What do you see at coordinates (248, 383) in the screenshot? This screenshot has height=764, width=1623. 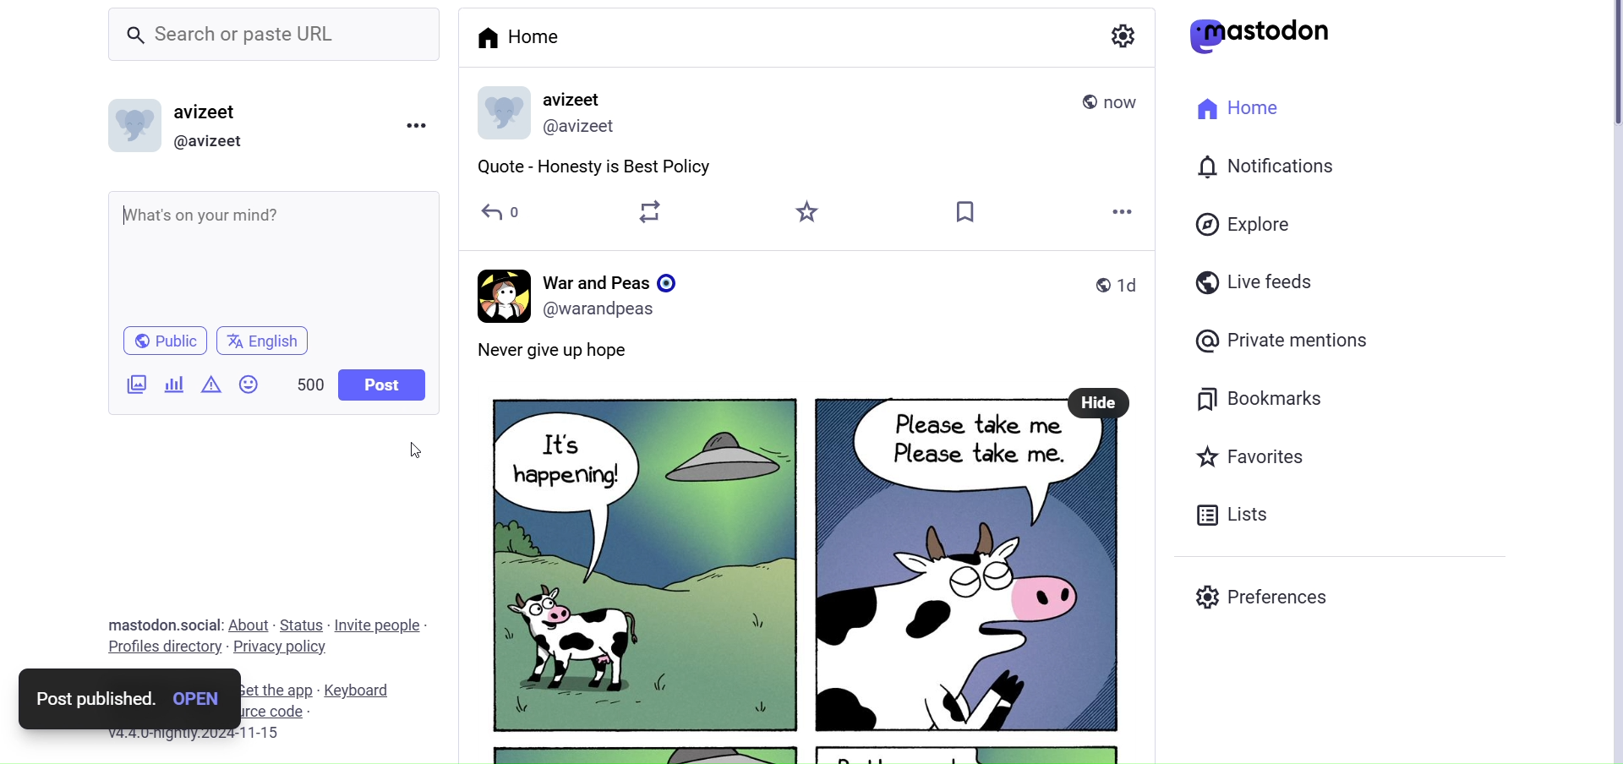 I see `Emojis` at bounding box center [248, 383].